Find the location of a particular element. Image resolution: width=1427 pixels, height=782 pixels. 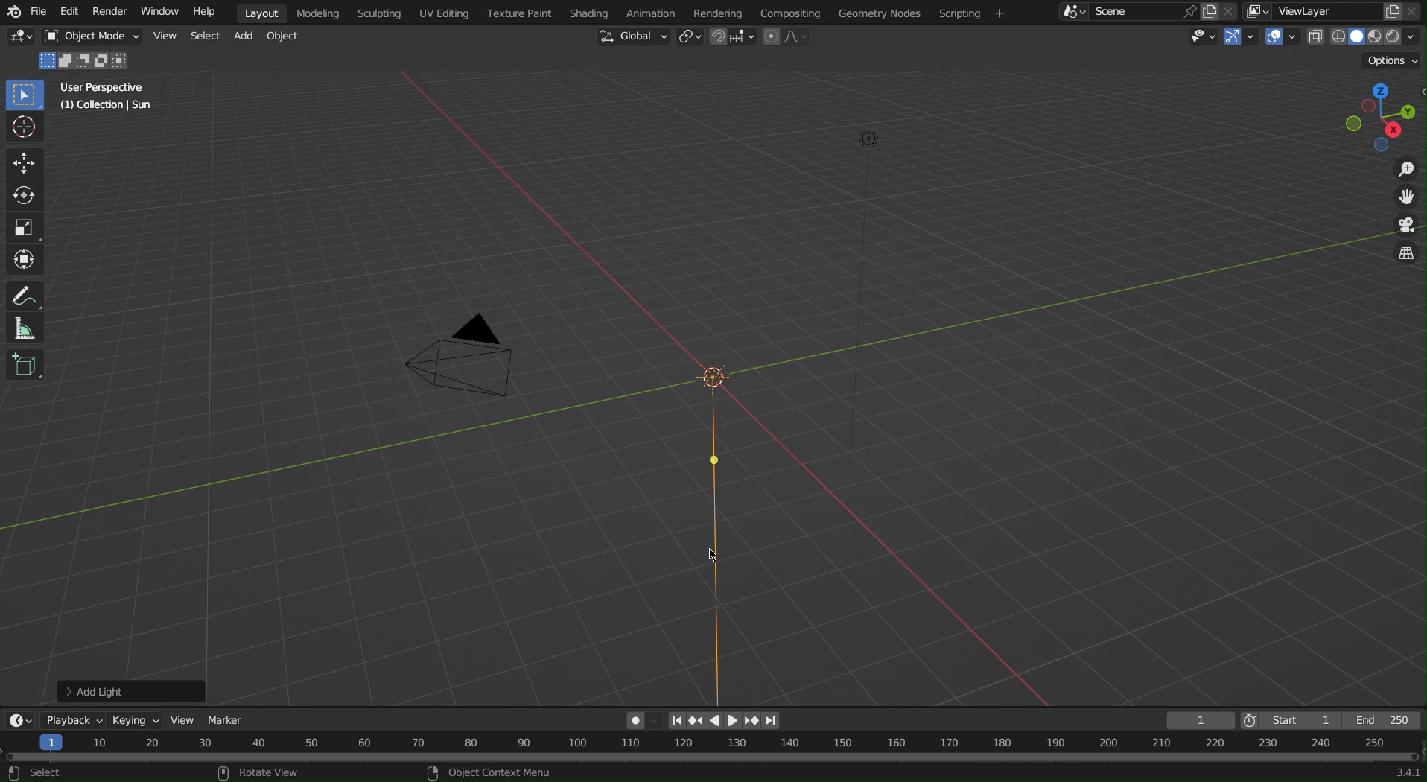

forward is located at coordinates (753, 721).